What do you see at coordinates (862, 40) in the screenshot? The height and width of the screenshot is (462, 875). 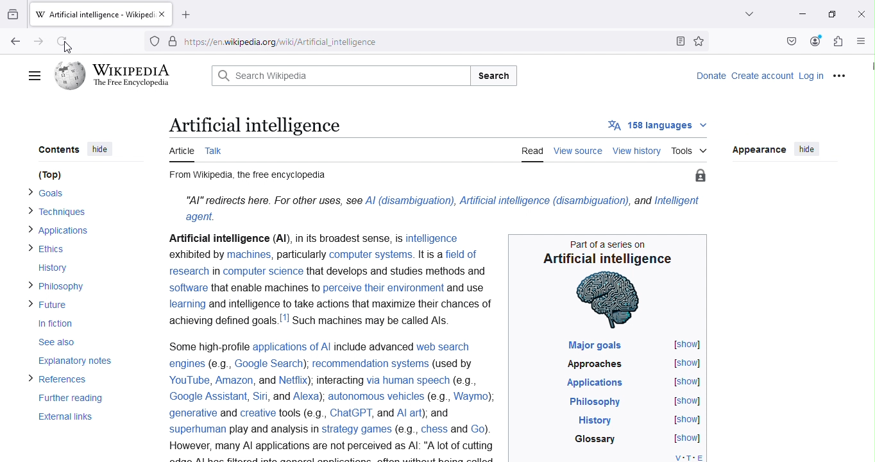 I see `Open application menu` at bounding box center [862, 40].